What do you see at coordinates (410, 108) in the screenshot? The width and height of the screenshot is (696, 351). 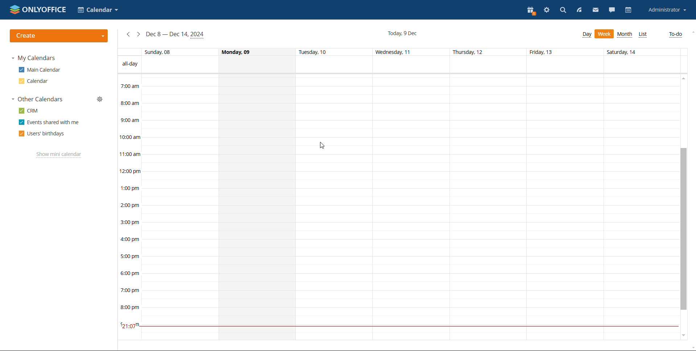 I see `30 min span of time` at bounding box center [410, 108].